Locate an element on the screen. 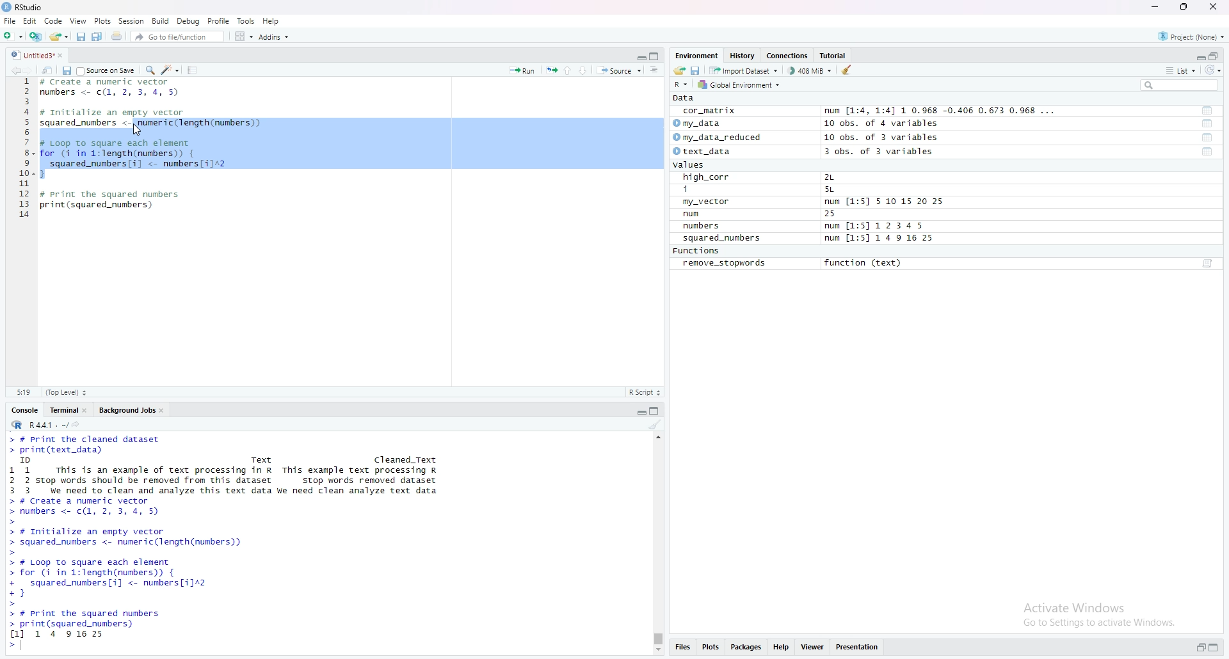  © text_data is located at coordinates (703, 152).